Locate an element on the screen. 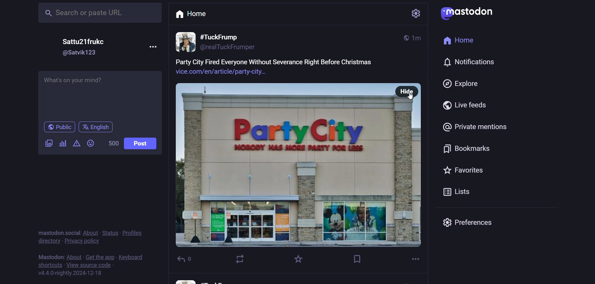 This screenshot has height=284, width=595. Post is located at coordinates (139, 144).